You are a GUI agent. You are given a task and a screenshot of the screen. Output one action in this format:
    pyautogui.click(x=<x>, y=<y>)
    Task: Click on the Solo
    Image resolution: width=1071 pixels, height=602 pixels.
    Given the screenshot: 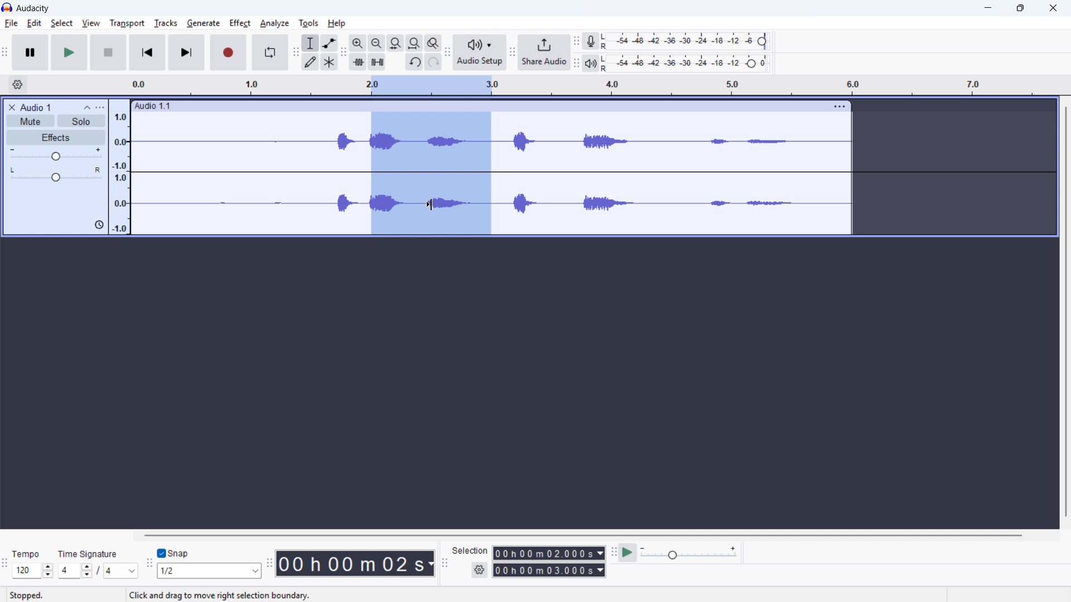 What is the action you would take?
    pyautogui.click(x=82, y=121)
    